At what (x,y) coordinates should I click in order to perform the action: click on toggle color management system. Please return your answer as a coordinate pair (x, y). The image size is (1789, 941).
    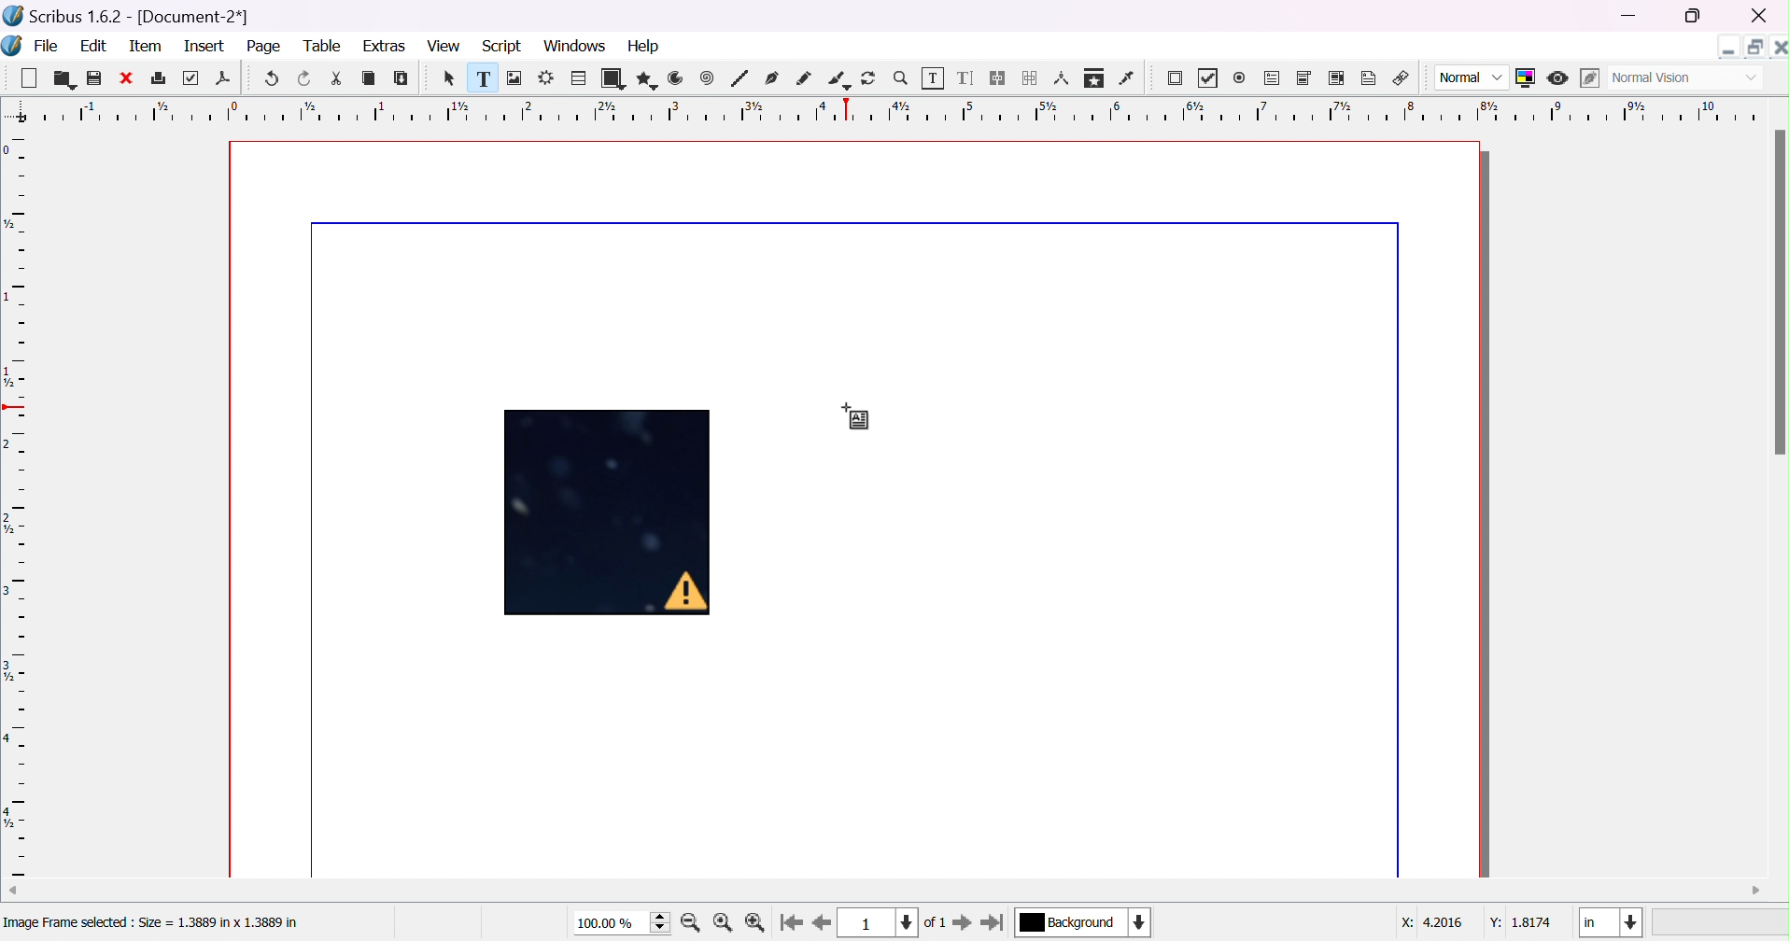
    Looking at the image, I should click on (1527, 77).